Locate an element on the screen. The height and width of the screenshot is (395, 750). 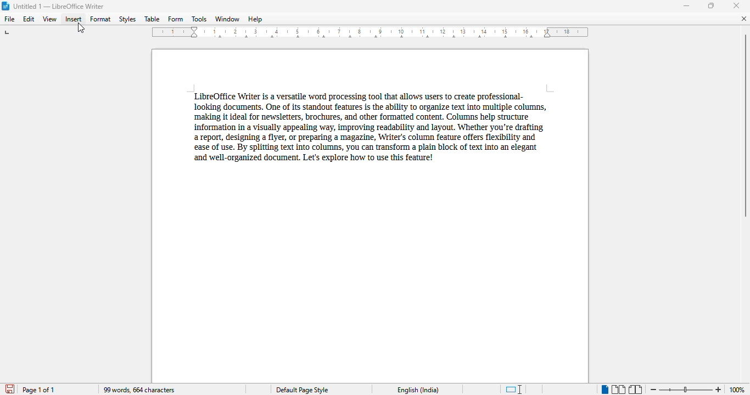
change zoom level is located at coordinates (685, 388).